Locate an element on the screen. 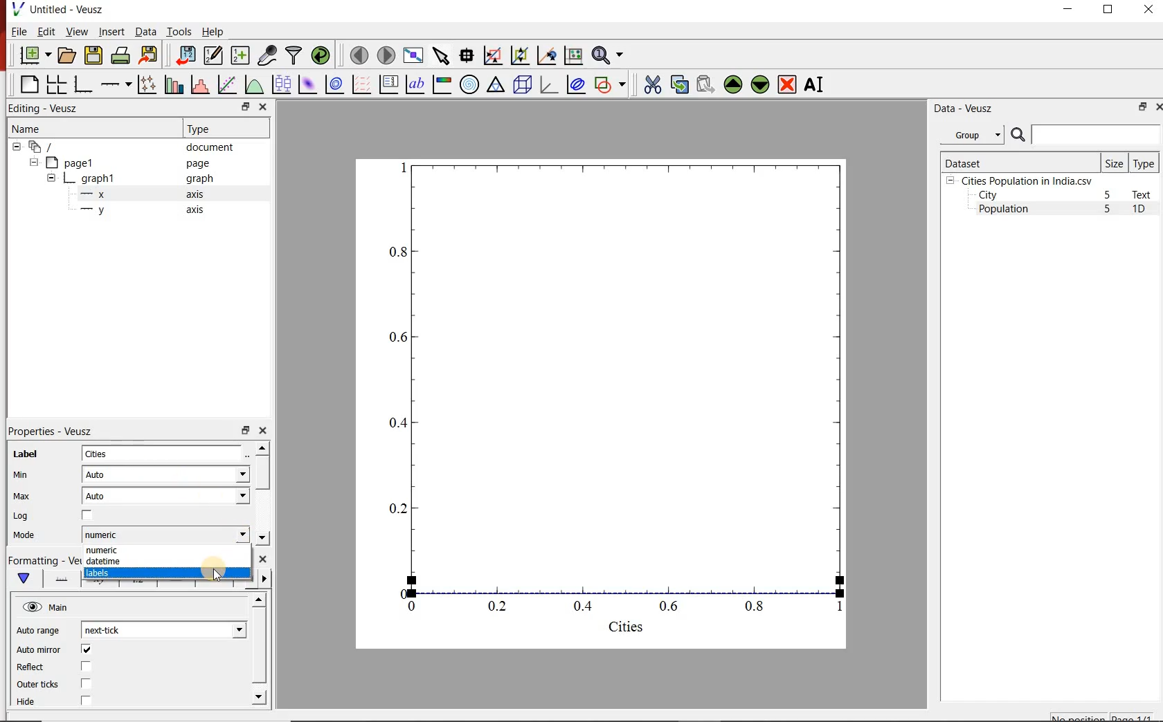 The image size is (1163, 722). next-tick is located at coordinates (163, 630).